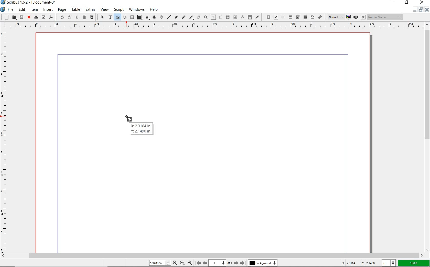  Describe the element at coordinates (210, 25) in the screenshot. I see `RULER` at that location.